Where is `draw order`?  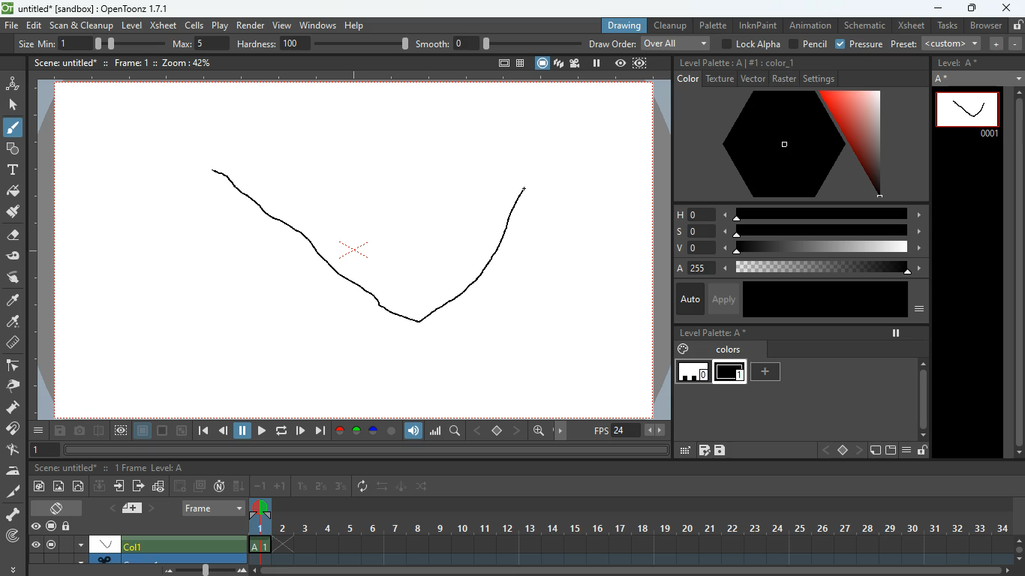
draw order is located at coordinates (650, 43).